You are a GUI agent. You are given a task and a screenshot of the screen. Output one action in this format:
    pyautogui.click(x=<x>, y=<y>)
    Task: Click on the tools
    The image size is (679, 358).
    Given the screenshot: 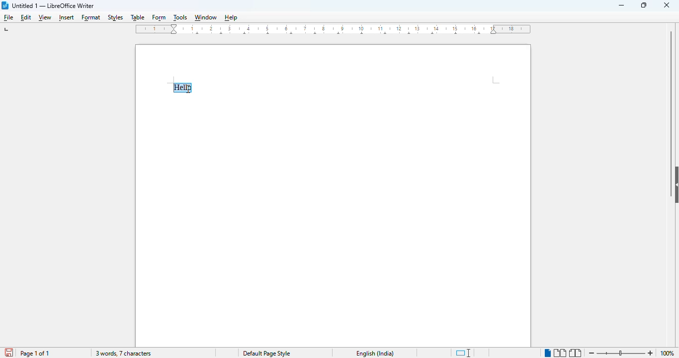 What is the action you would take?
    pyautogui.click(x=180, y=17)
    